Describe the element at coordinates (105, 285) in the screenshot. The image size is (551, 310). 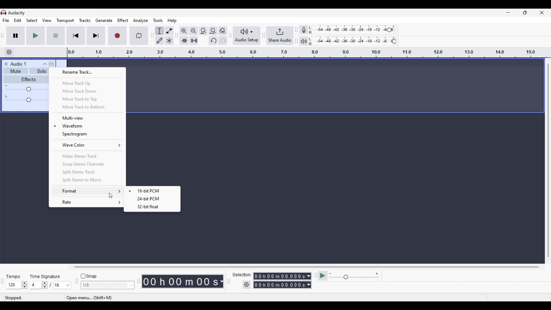
I see `Type in snap input` at that location.